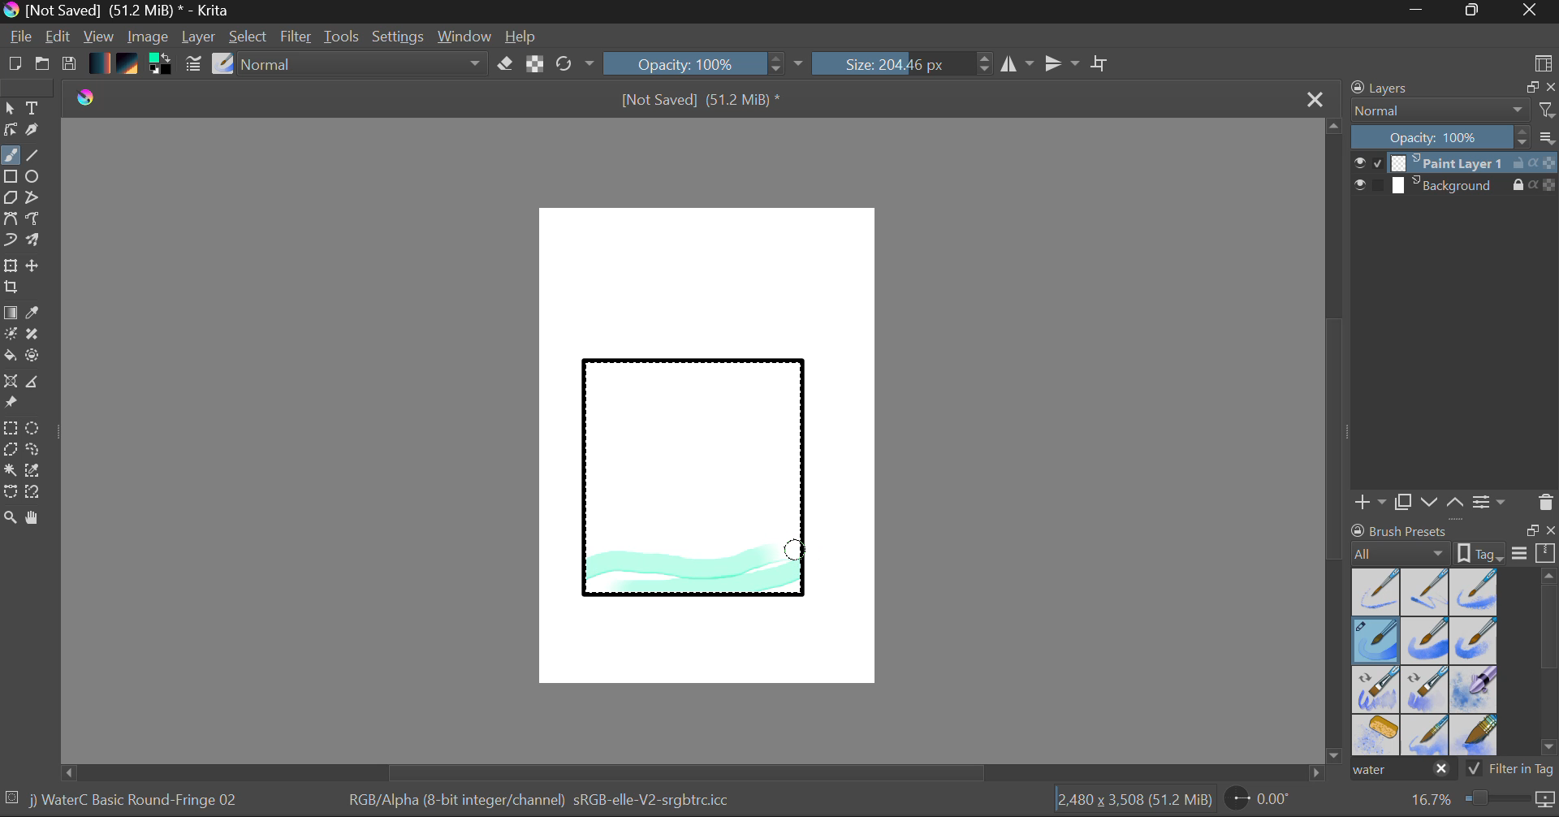 This screenshot has width=1559, height=817. Describe the element at coordinates (36, 313) in the screenshot. I see `Eyedropper` at that location.